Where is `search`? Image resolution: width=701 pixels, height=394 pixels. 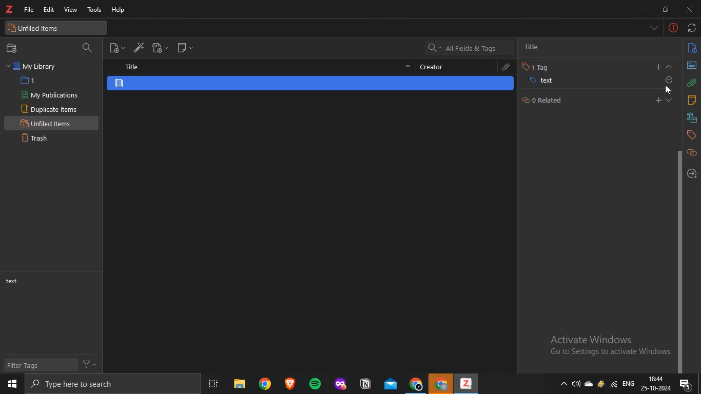 search is located at coordinates (87, 48).